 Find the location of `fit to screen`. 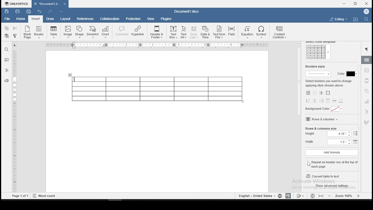

fit to screen is located at coordinates (321, 196).